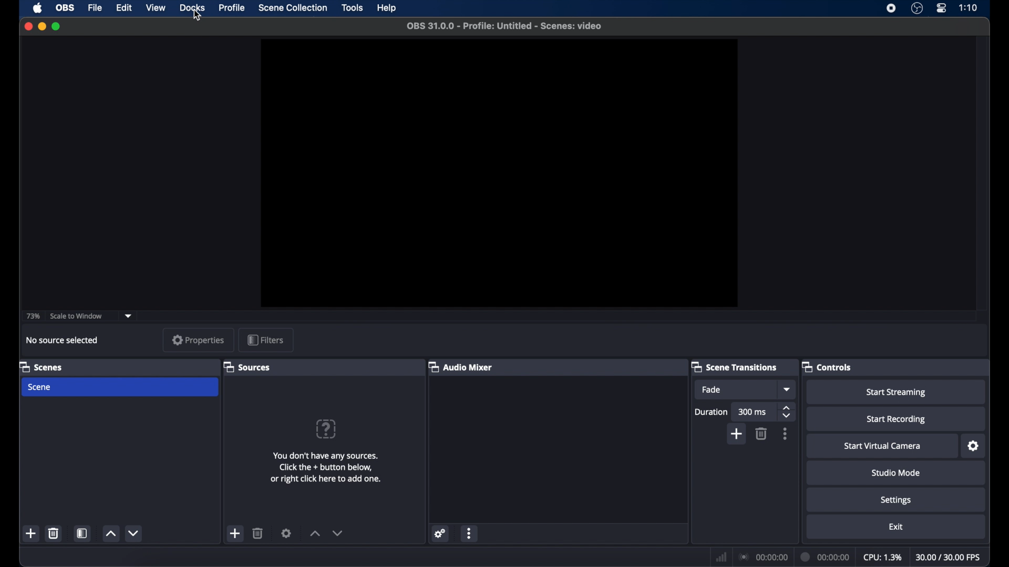 The width and height of the screenshot is (1009, 567). Describe the element at coordinates (40, 387) in the screenshot. I see `scene` at that location.